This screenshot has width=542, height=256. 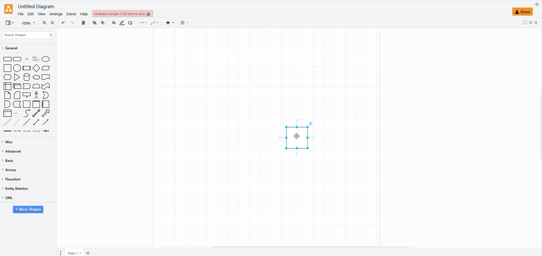 I want to click on unsaved changes, so click(x=122, y=14).